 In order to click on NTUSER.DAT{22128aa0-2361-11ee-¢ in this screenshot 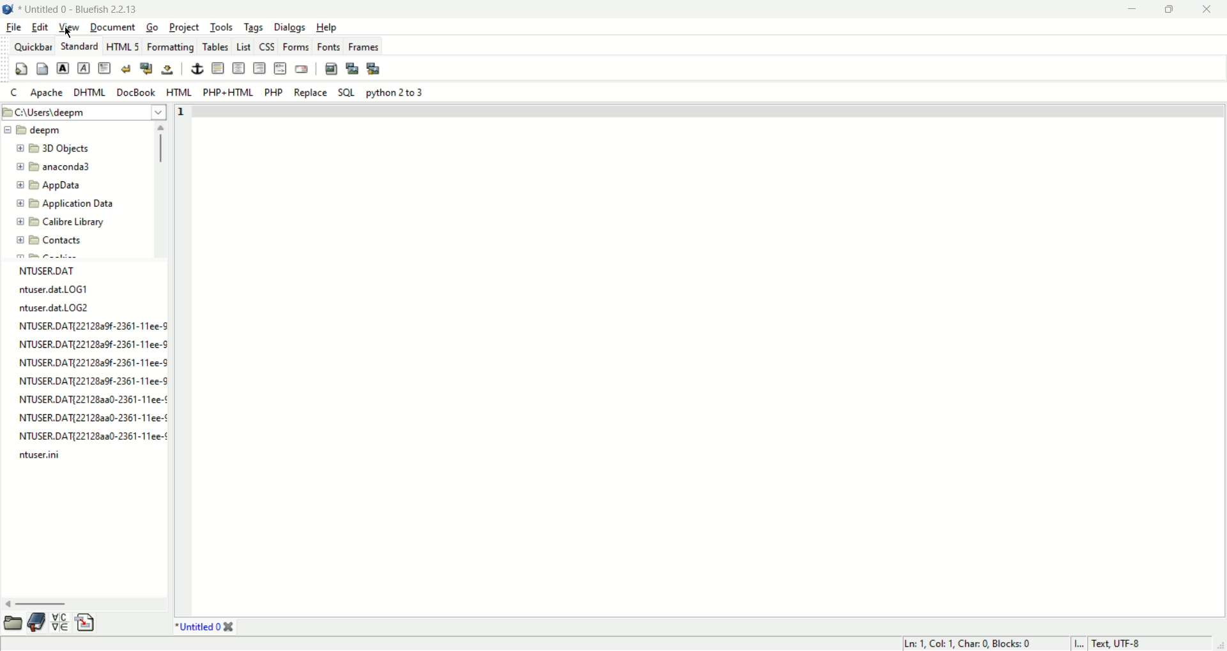, I will do `click(93, 415)`.